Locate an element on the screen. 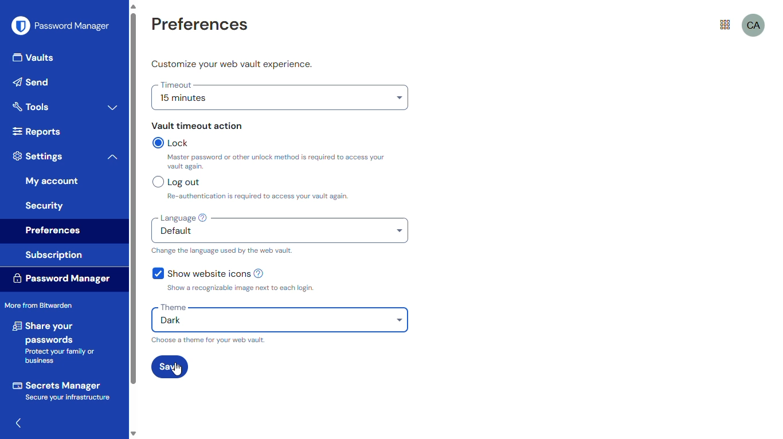 This screenshot has height=439, width=783. CA is located at coordinates (754, 26).